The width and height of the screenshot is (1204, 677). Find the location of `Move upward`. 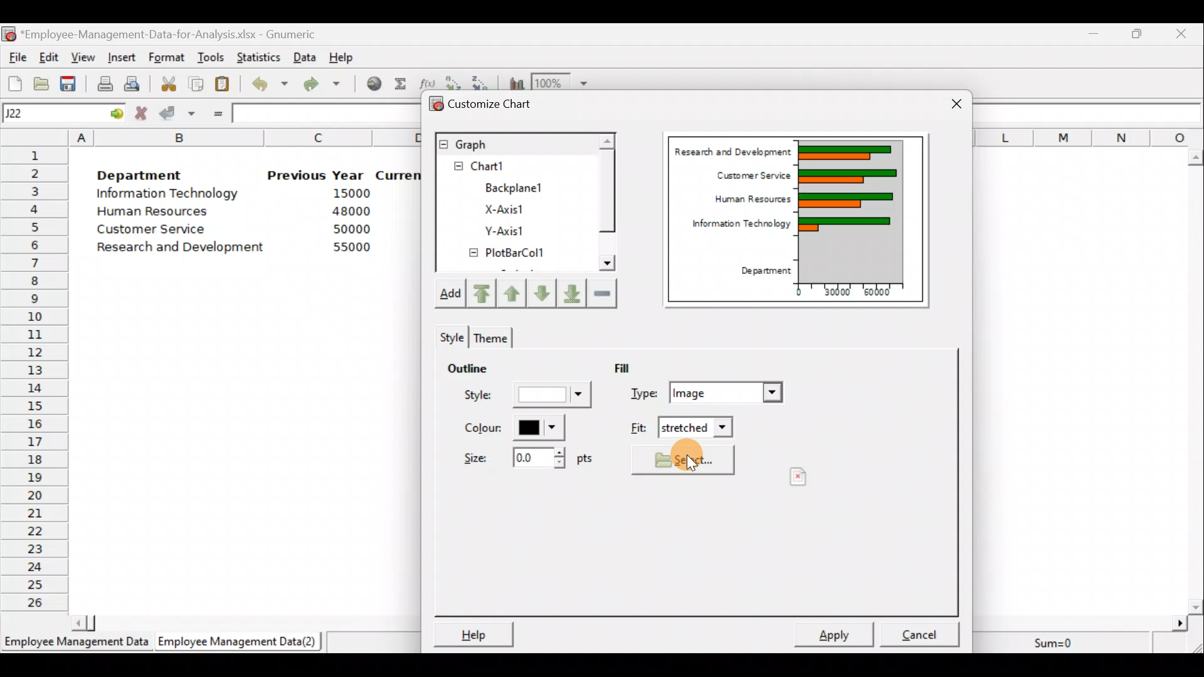

Move upward is located at coordinates (485, 293).